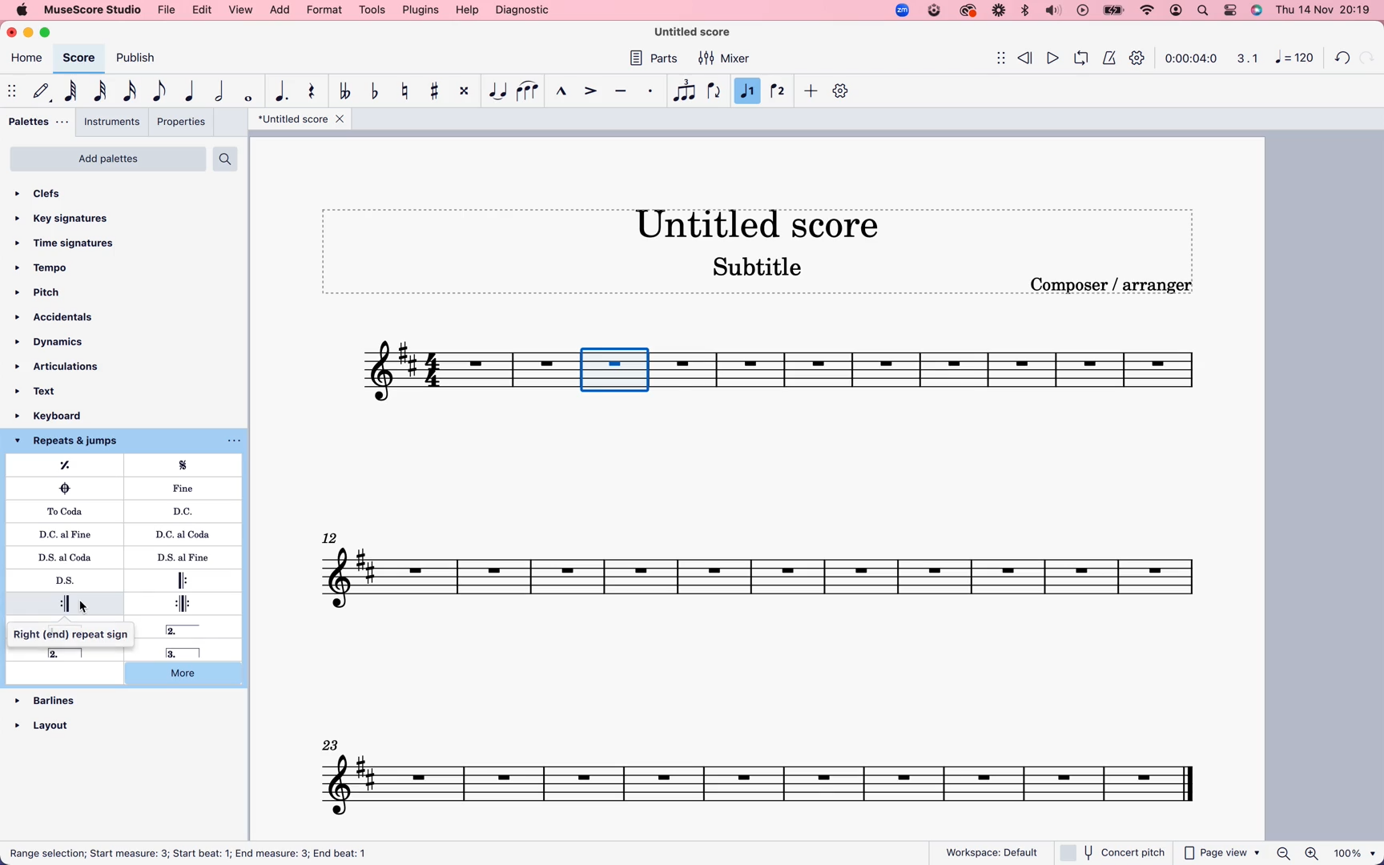 This screenshot has width=1384, height=865. What do you see at coordinates (74, 91) in the screenshot?
I see `64th note` at bounding box center [74, 91].